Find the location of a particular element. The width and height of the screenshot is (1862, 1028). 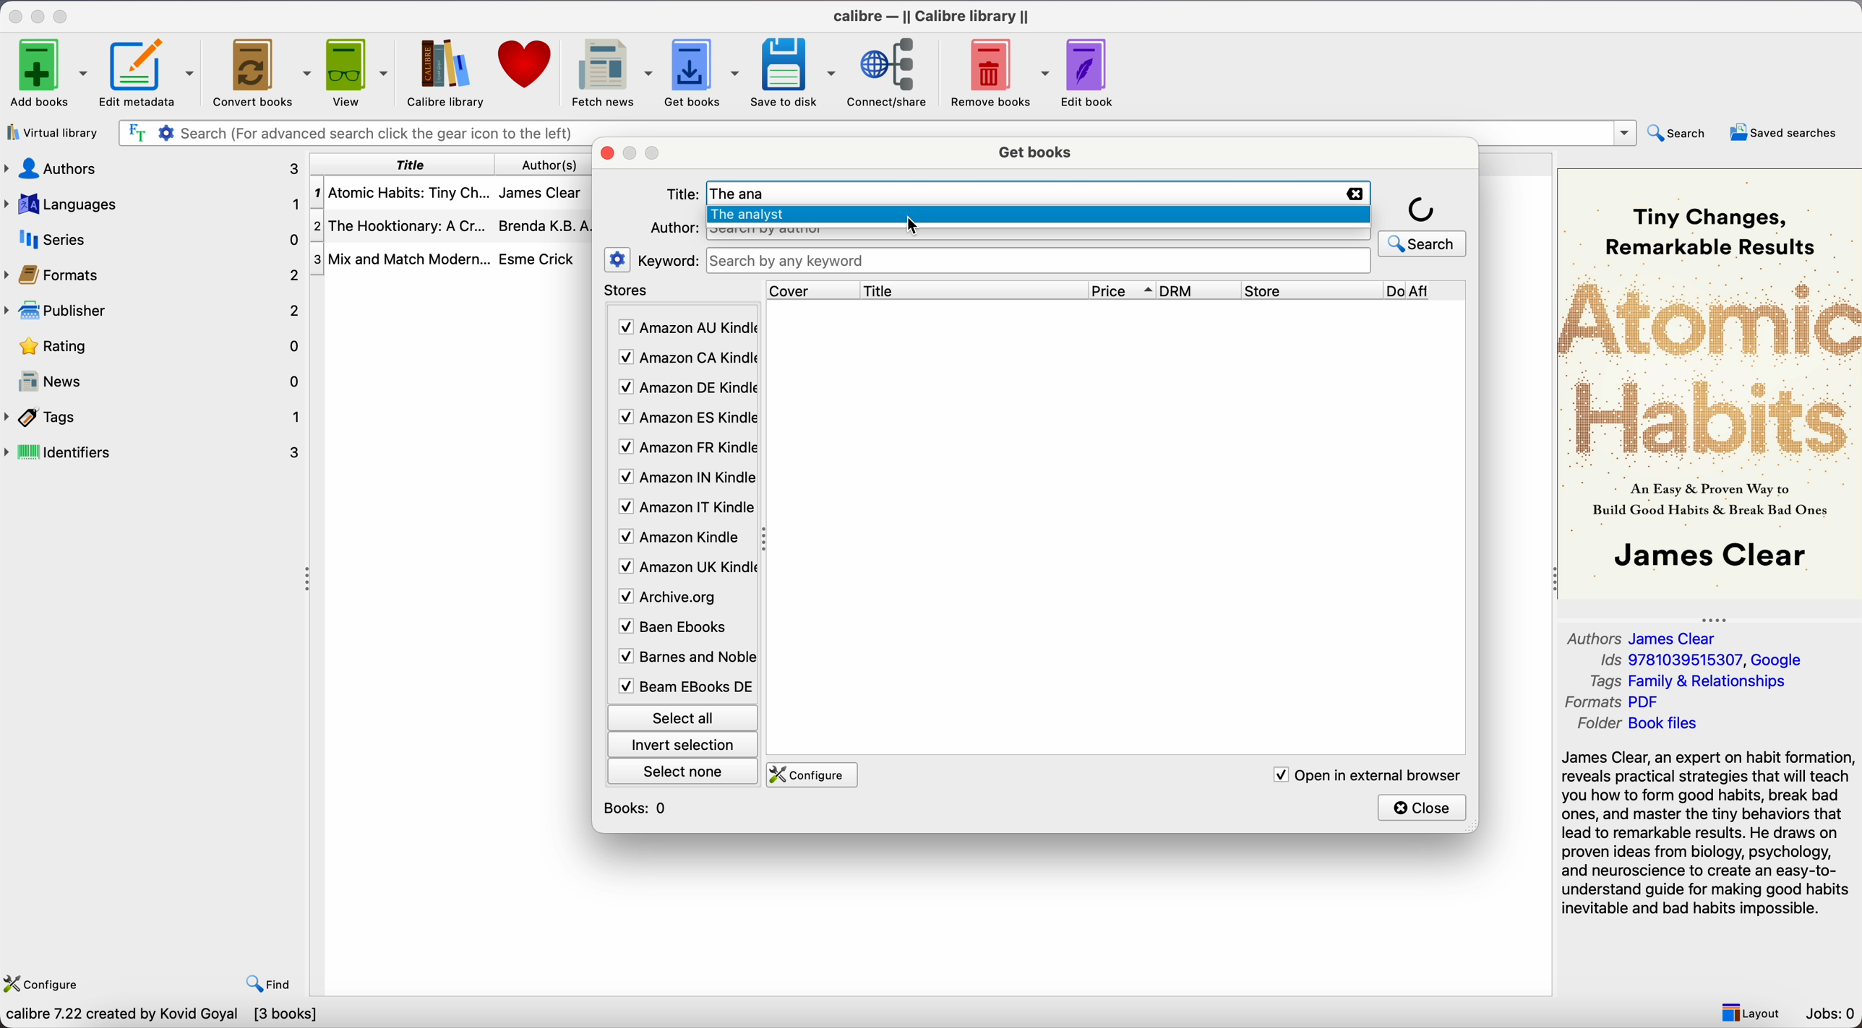

stores is located at coordinates (630, 293).